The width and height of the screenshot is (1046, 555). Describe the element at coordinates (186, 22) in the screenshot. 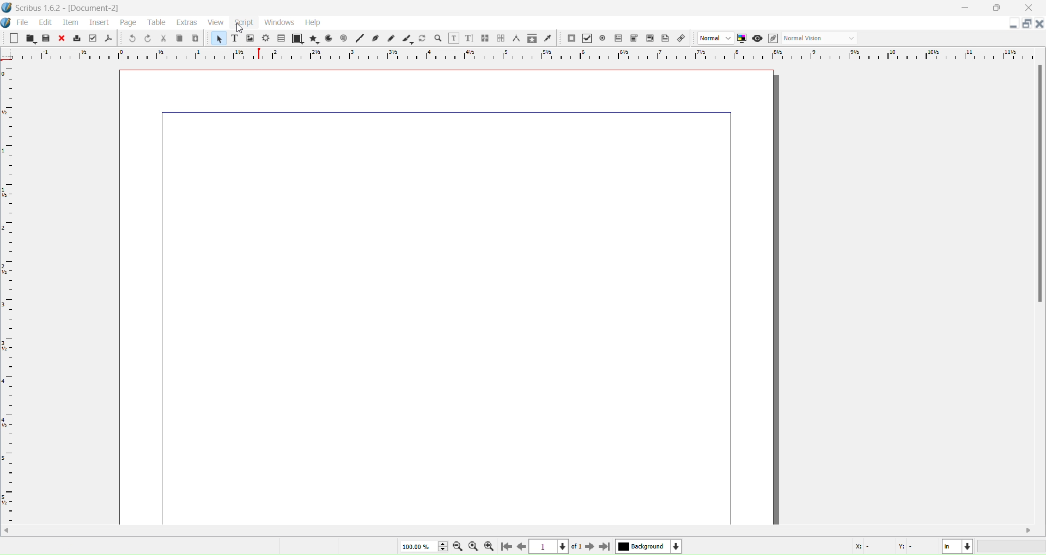

I see `Extras` at that location.